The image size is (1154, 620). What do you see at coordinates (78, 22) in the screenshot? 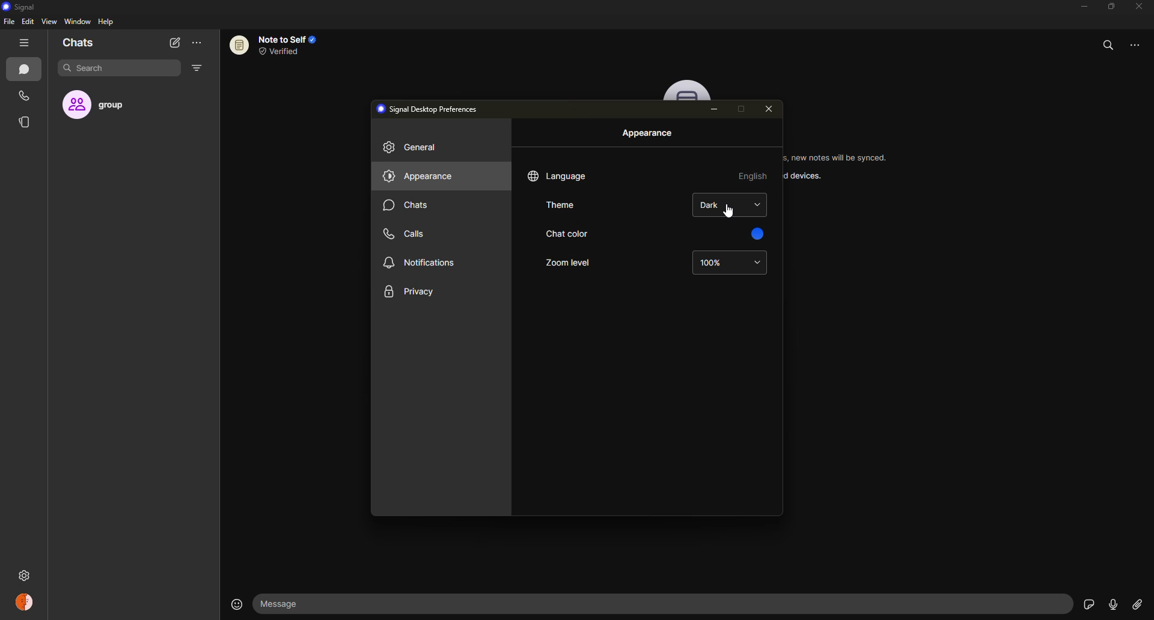
I see `window` at bounding box center [78, 22].